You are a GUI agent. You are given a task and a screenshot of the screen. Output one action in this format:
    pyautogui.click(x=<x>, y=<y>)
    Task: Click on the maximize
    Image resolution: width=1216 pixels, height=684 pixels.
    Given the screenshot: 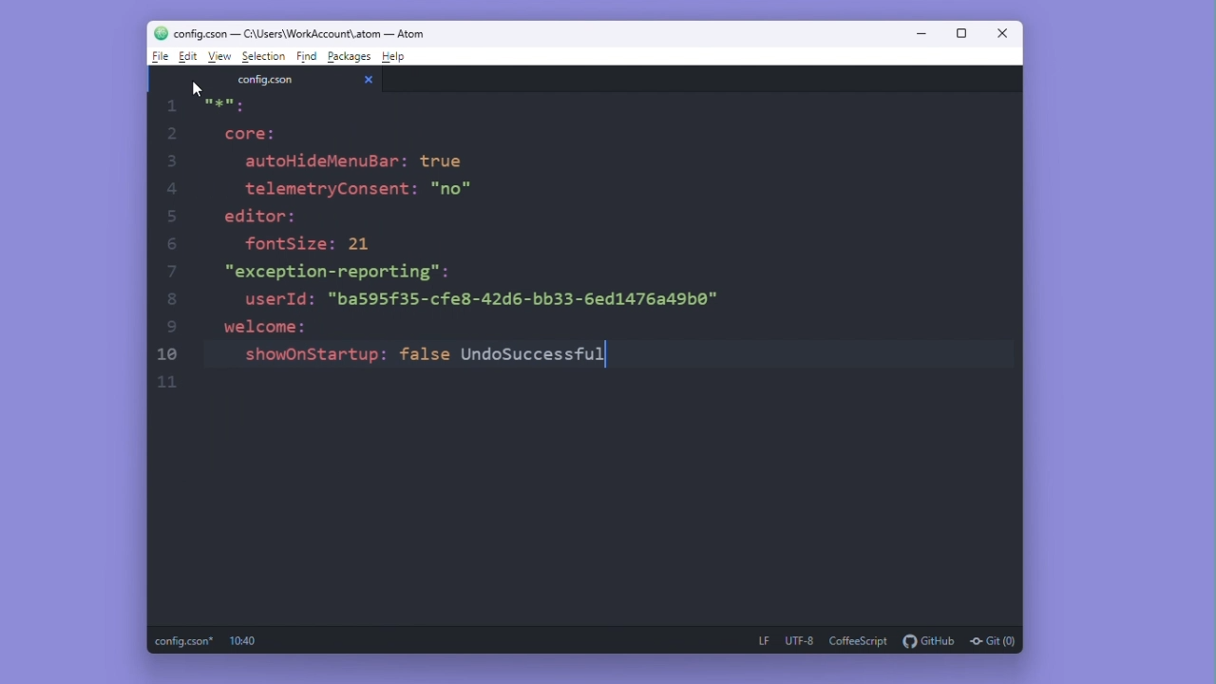 What is the action you would take?
    pyautogui.click(x=966, y=32)
    